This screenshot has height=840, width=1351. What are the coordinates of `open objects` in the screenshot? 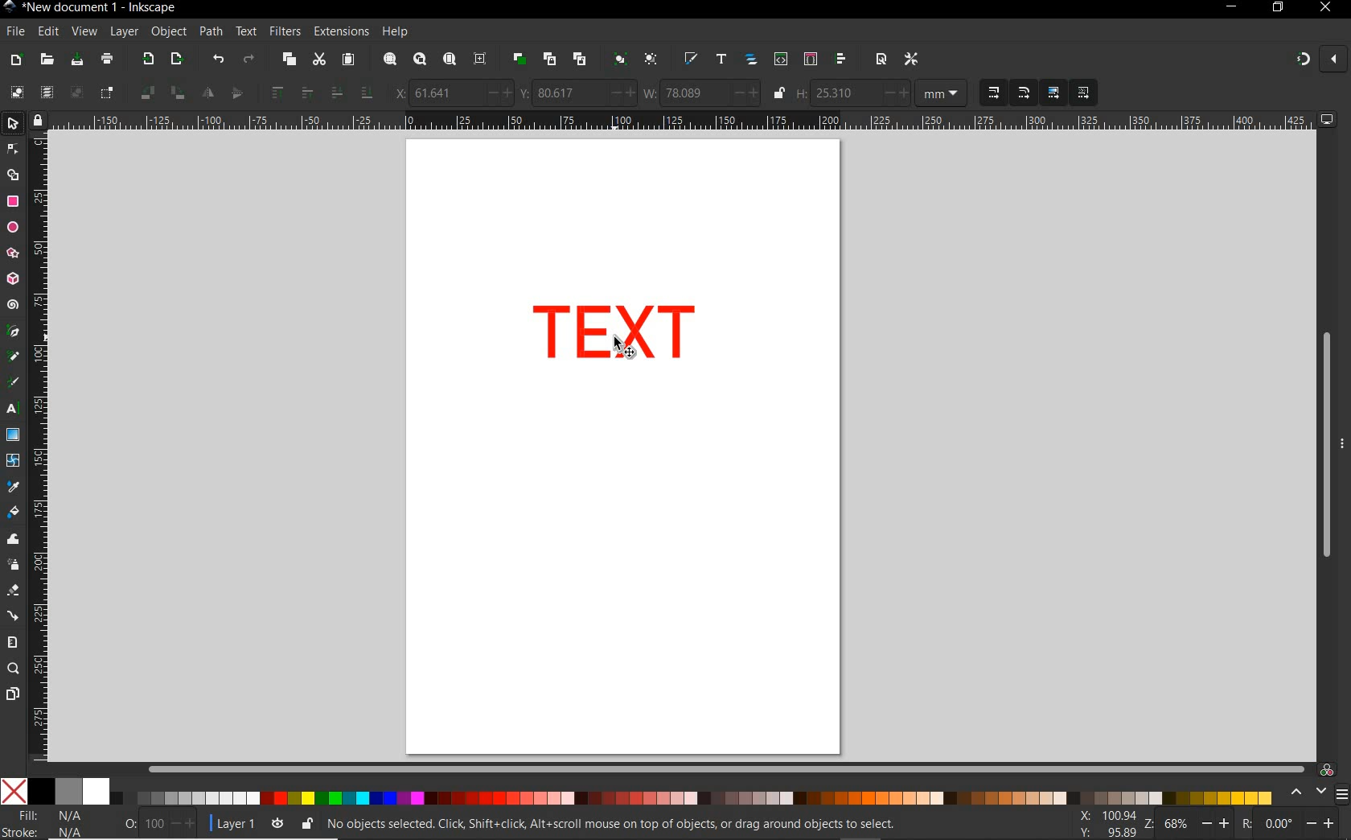 It's located at (751, 61).